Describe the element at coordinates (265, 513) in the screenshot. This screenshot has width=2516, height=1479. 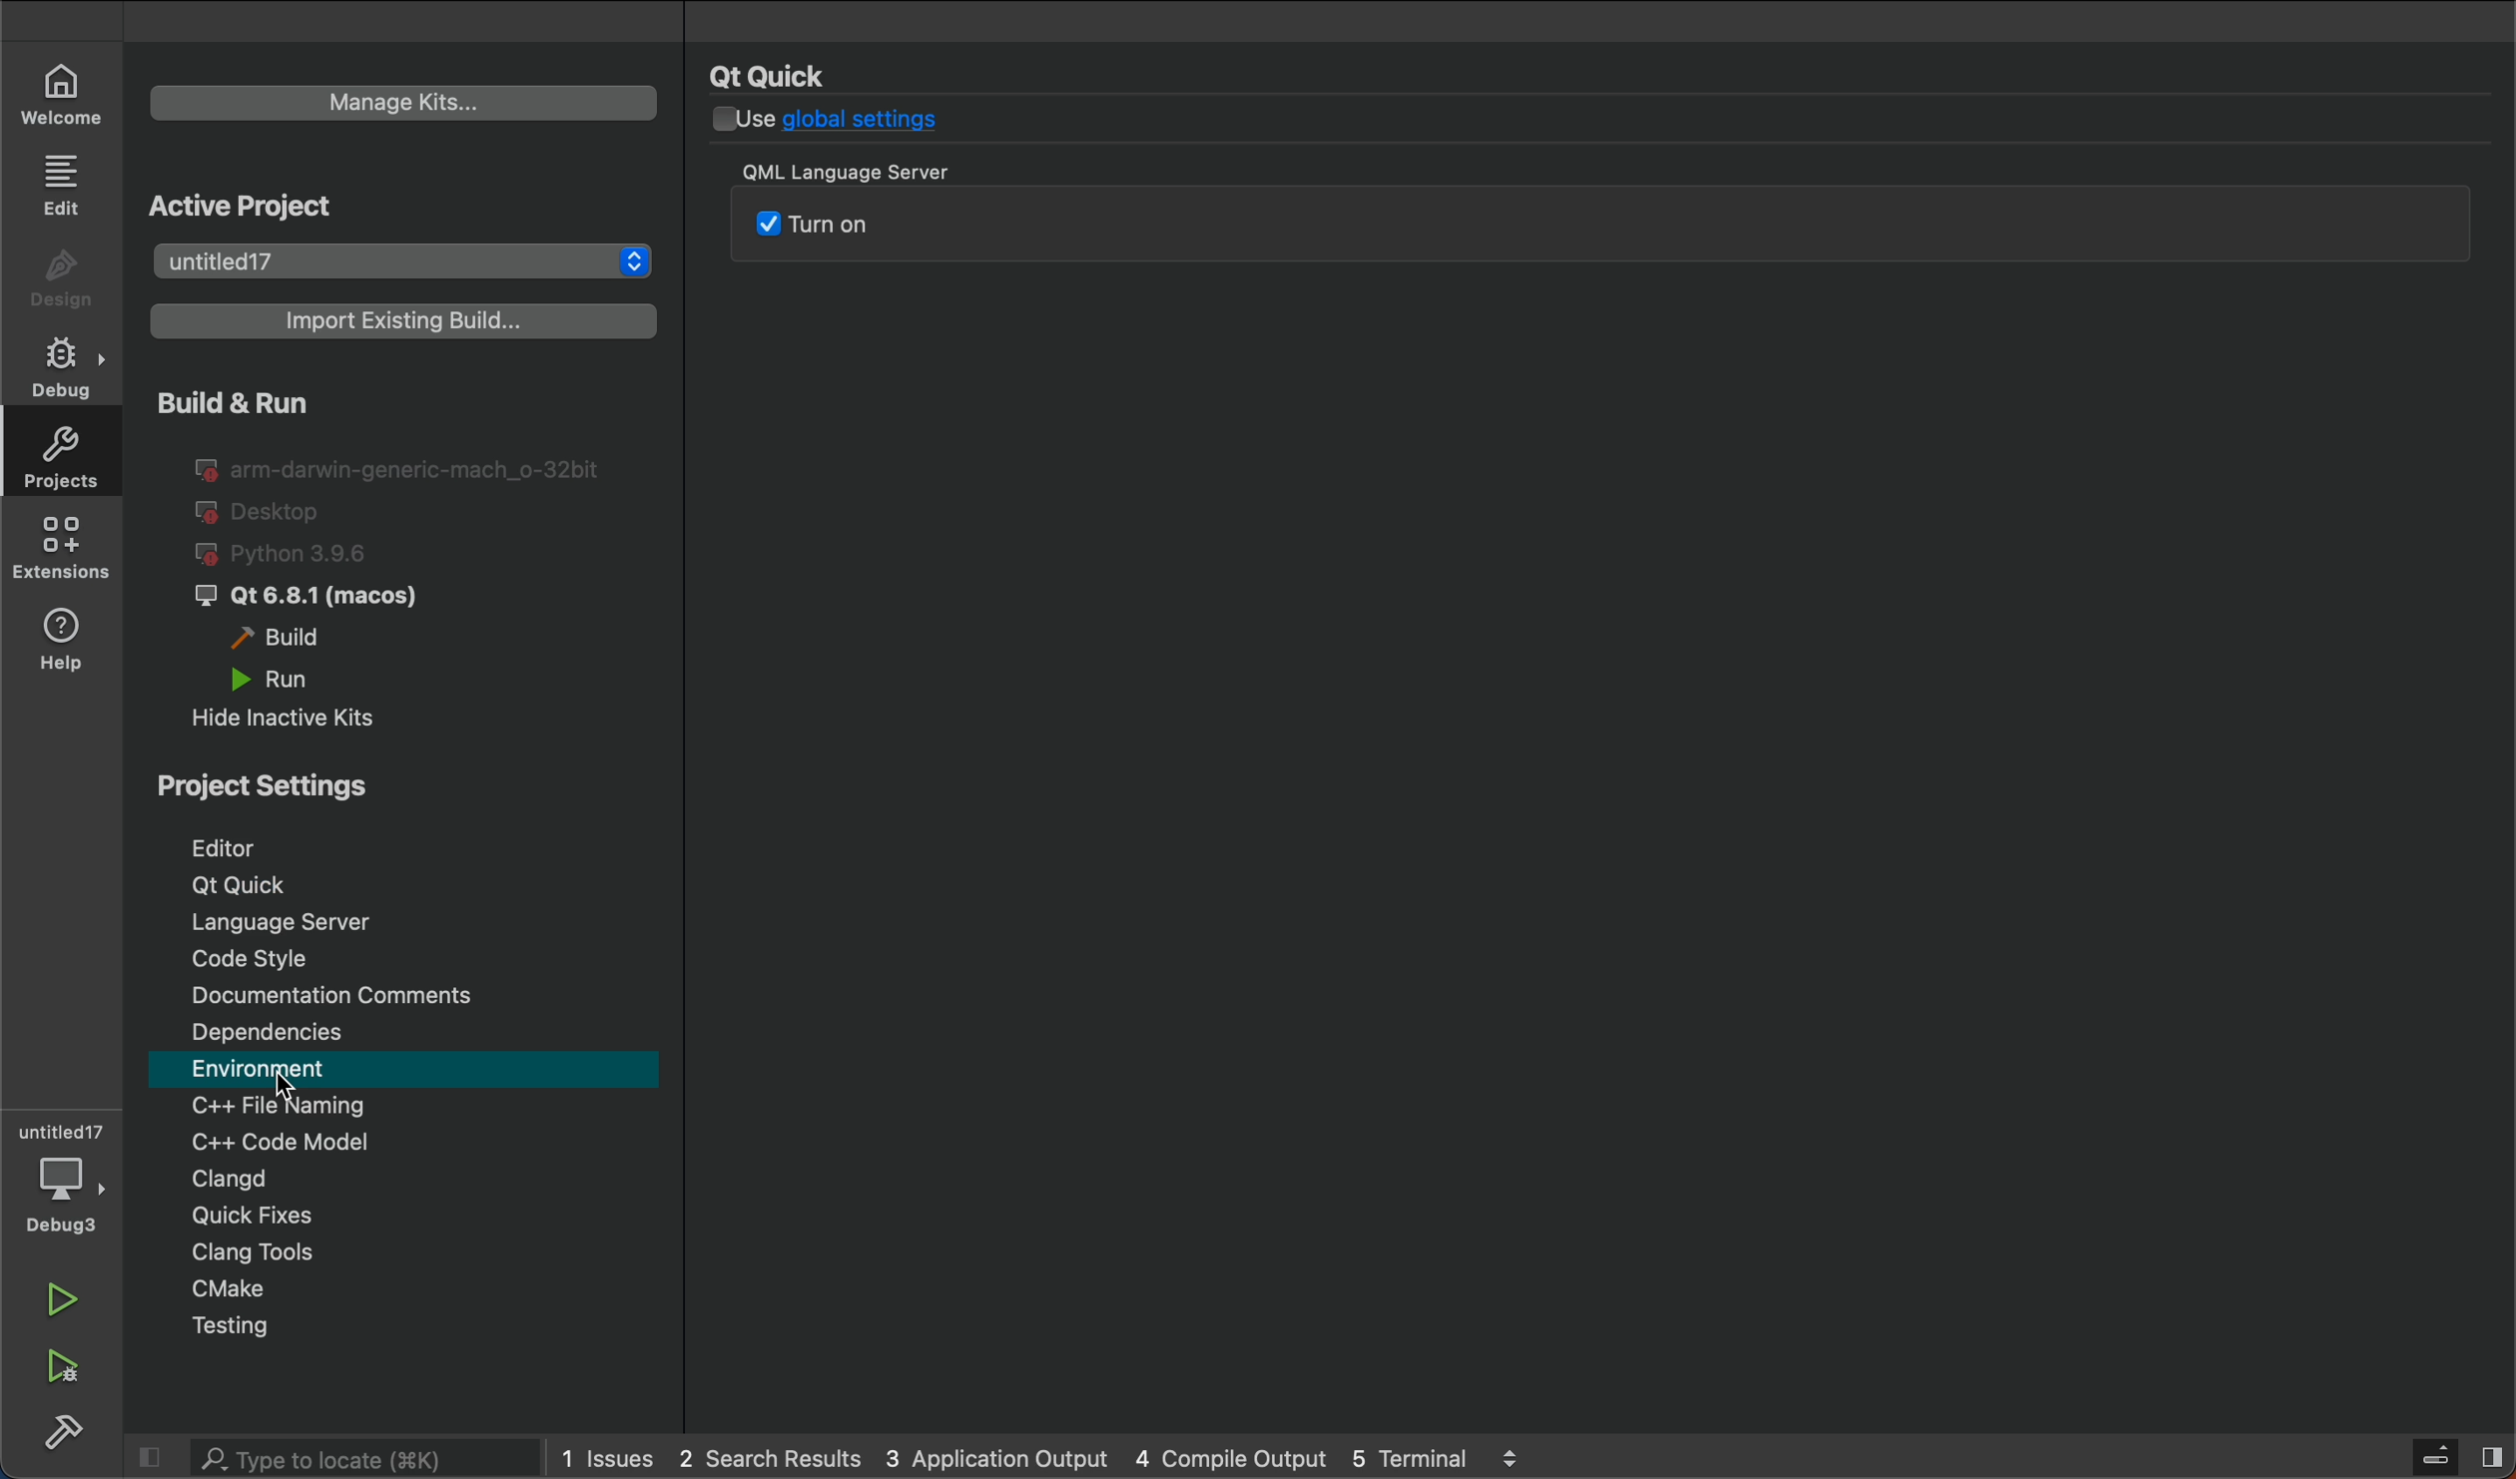
I see `desktop` at that location.